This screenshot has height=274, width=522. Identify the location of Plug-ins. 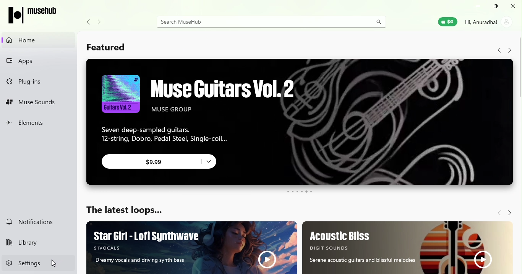
(39, 81).